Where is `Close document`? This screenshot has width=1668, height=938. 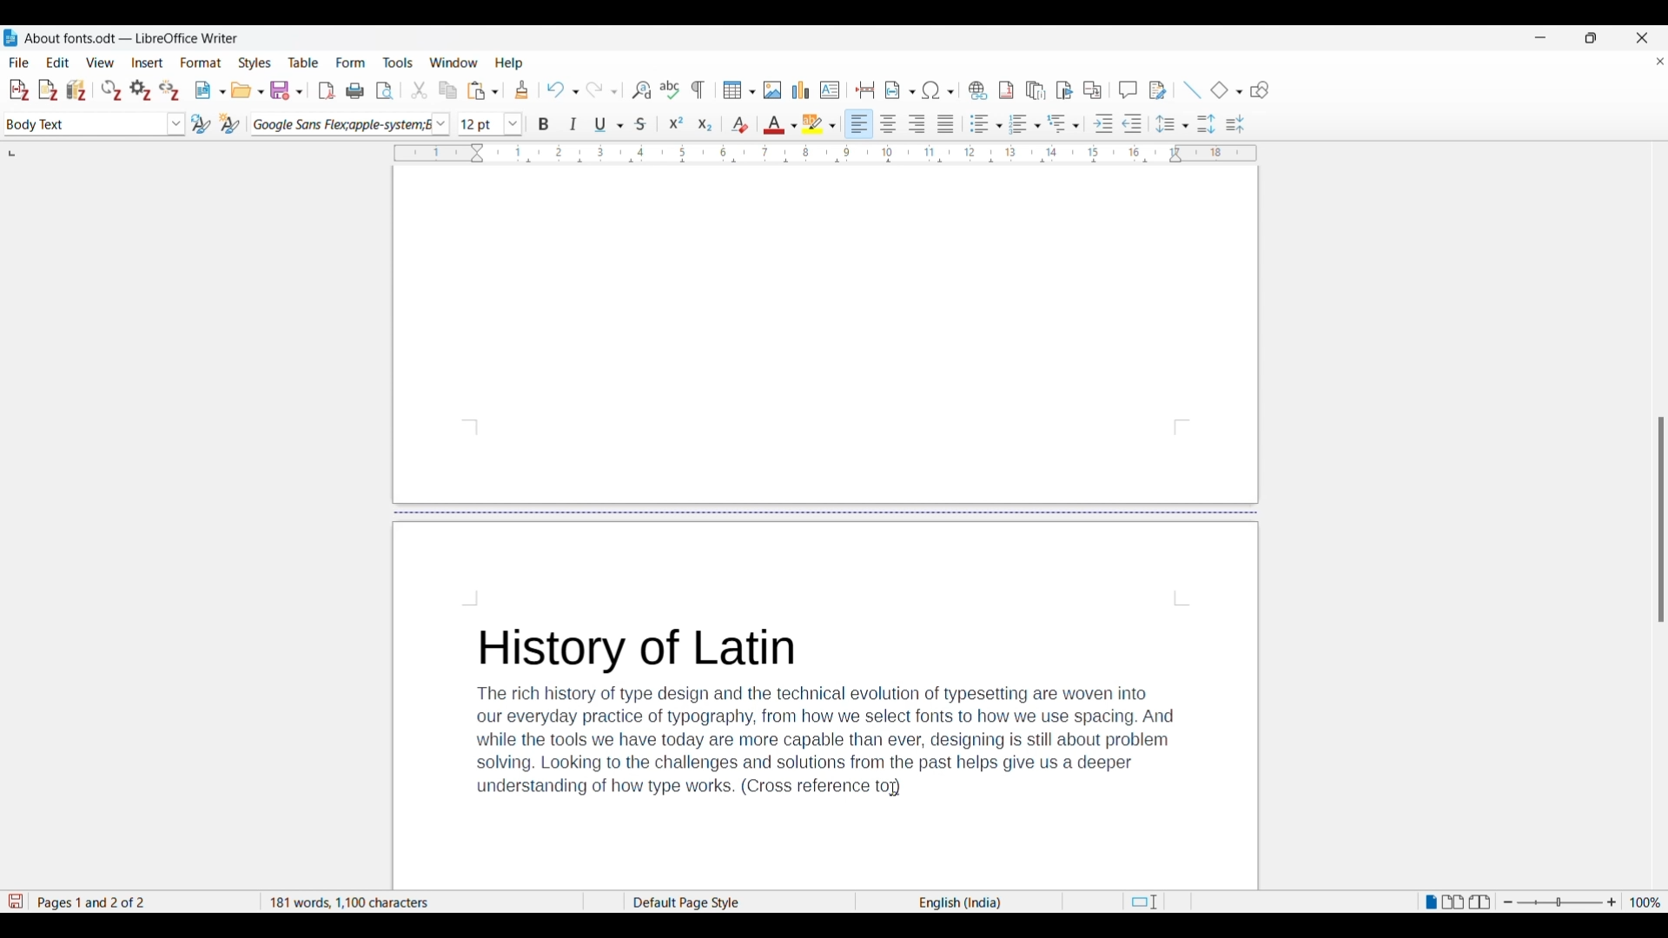
Close document is located at coordinates (1660, 64).